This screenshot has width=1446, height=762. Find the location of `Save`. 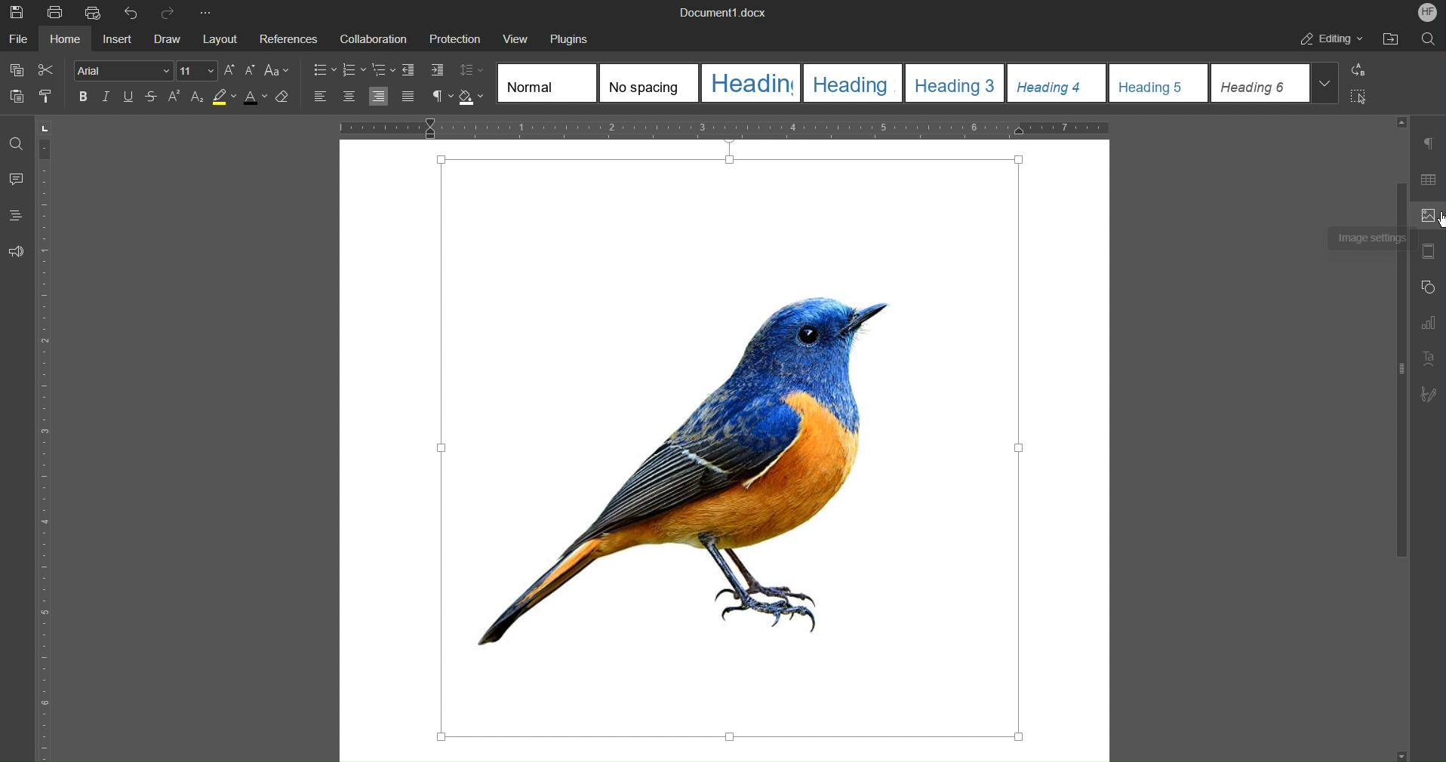

Save is located at coordinates (18, 12).